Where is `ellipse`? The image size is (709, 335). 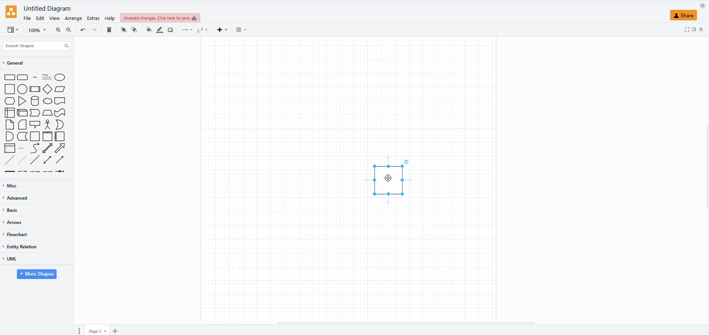
ellipse is located at coordinates (59, 77).